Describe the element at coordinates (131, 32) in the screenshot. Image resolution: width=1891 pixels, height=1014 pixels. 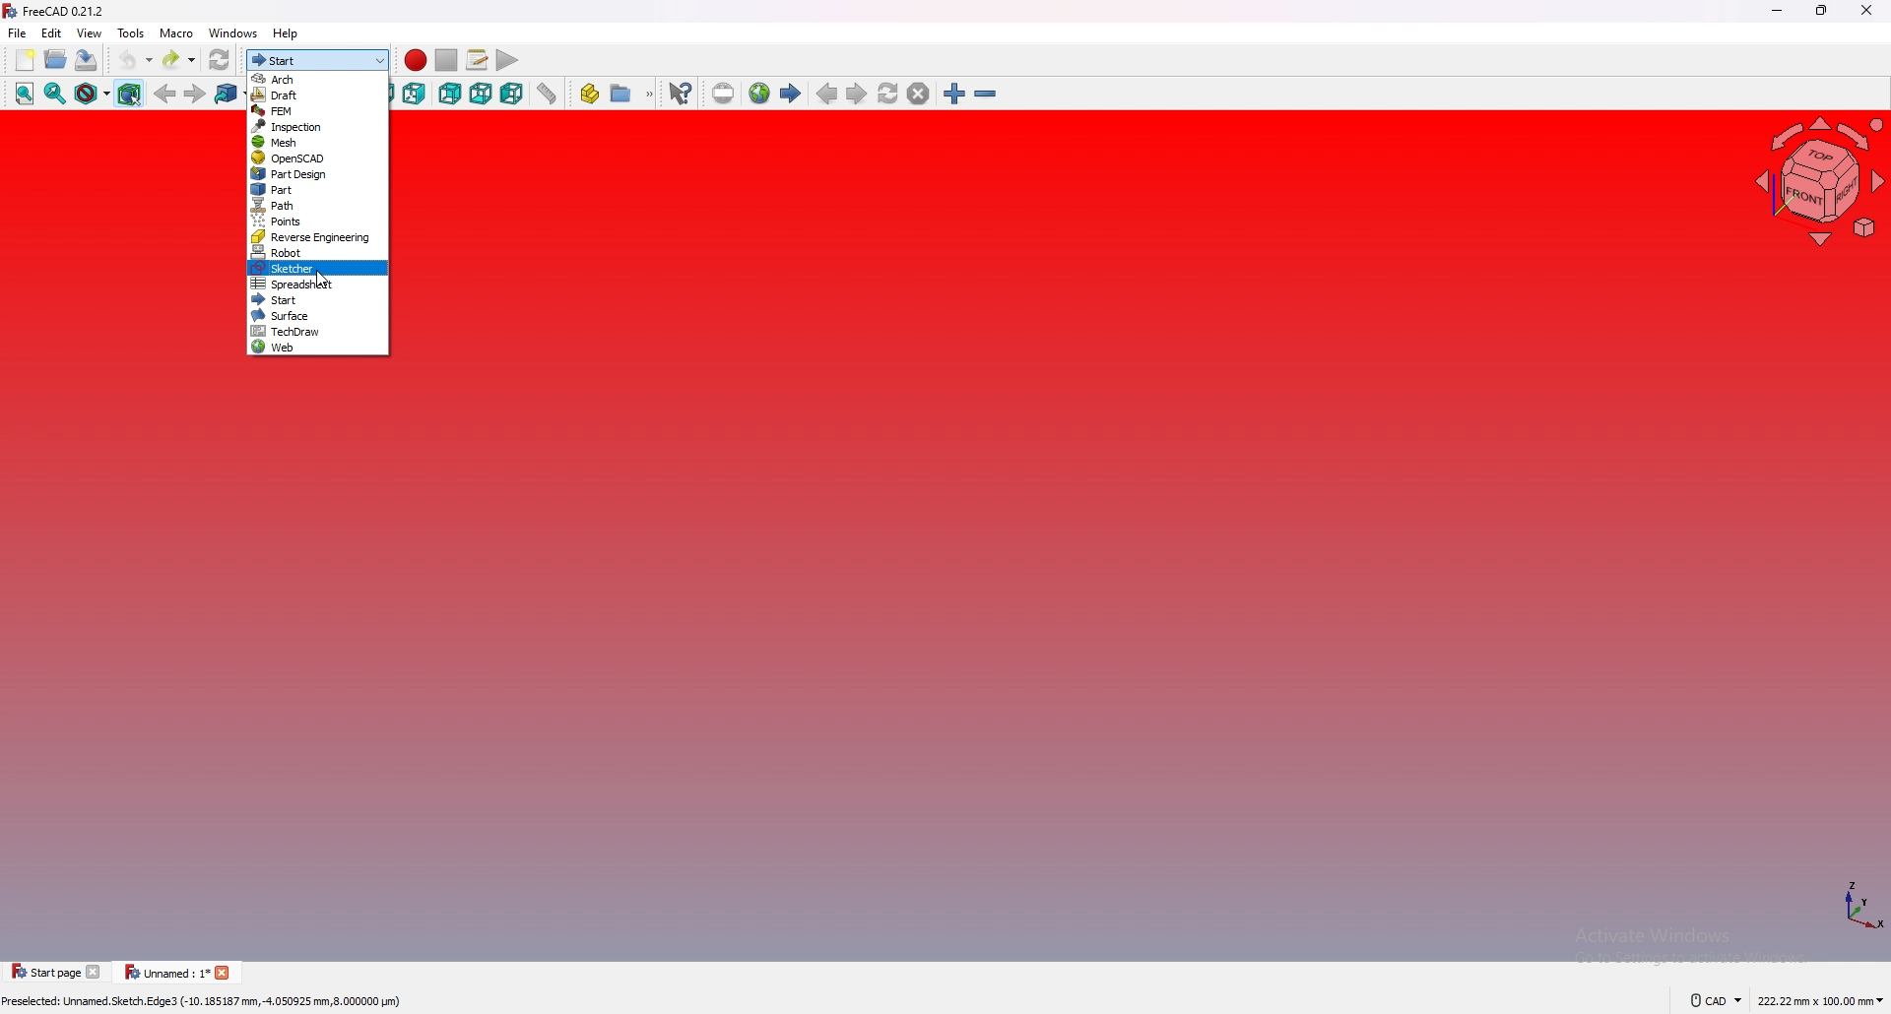
I see `tools` at that location.